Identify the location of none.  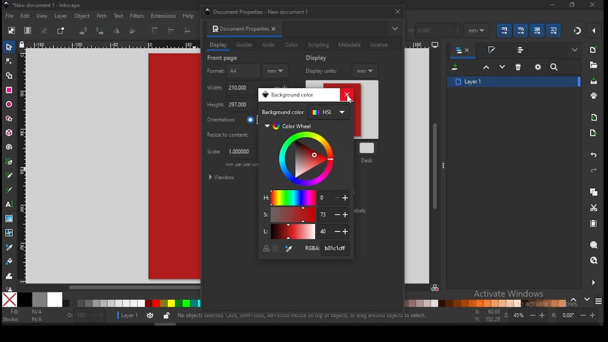
(10, 300).